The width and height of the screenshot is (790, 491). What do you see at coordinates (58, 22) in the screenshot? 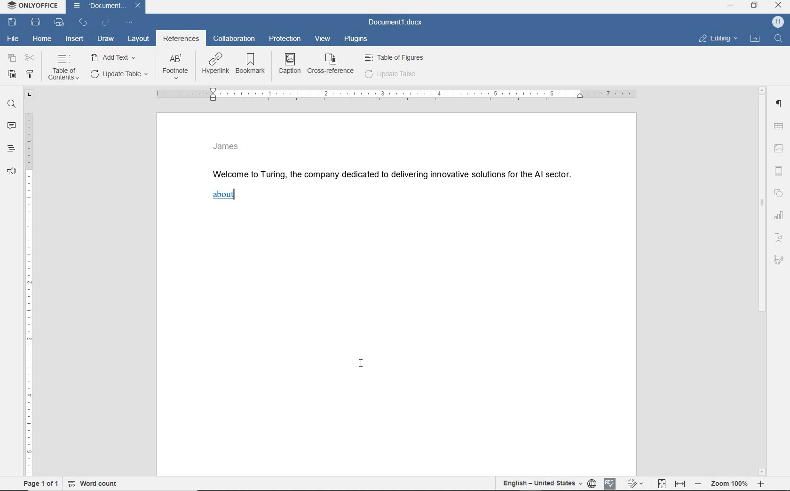
I see `quick print` at bounding box center [58, 22].